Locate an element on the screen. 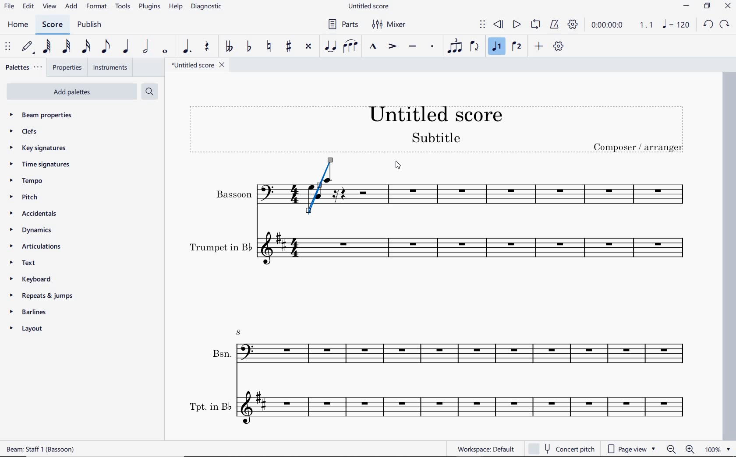 This screenshot has height=457, width=736. file name is located at coordinates (199, 65).